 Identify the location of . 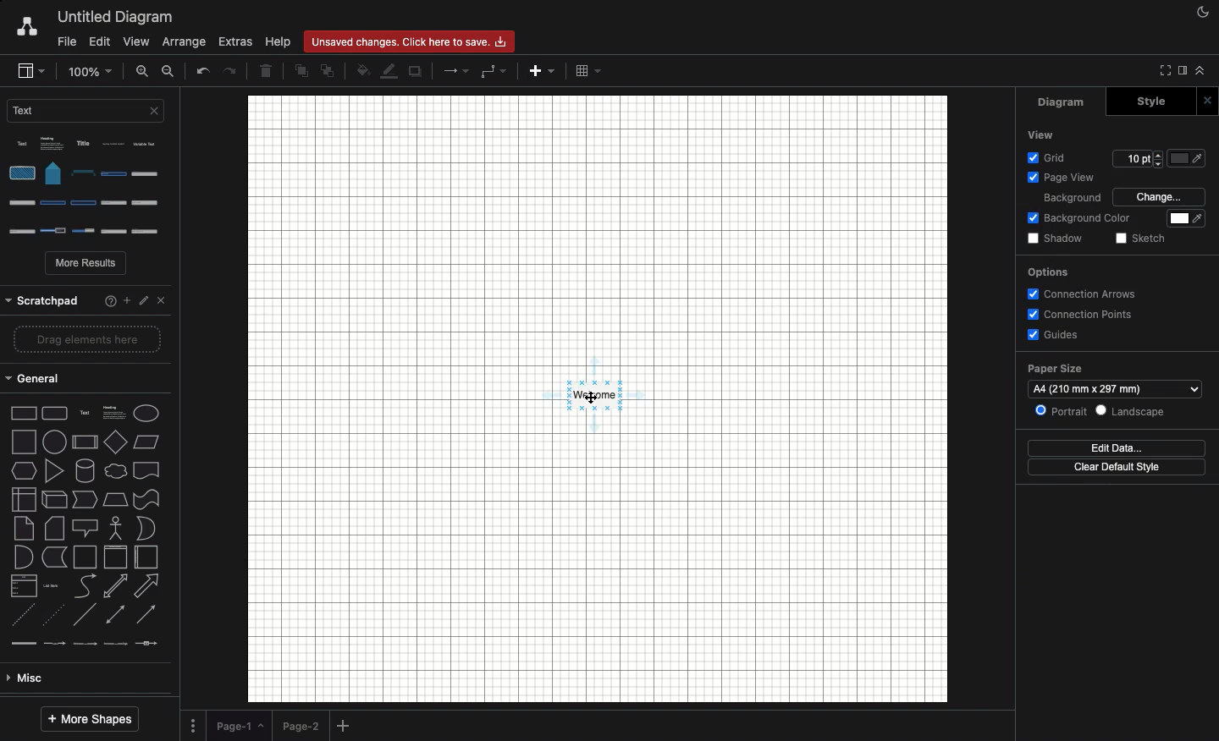
(1060, 414).